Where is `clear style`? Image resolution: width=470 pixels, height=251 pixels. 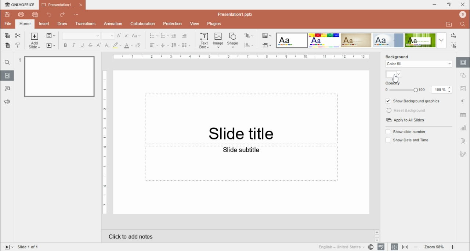
clear style is located at coordinates (138, 46).